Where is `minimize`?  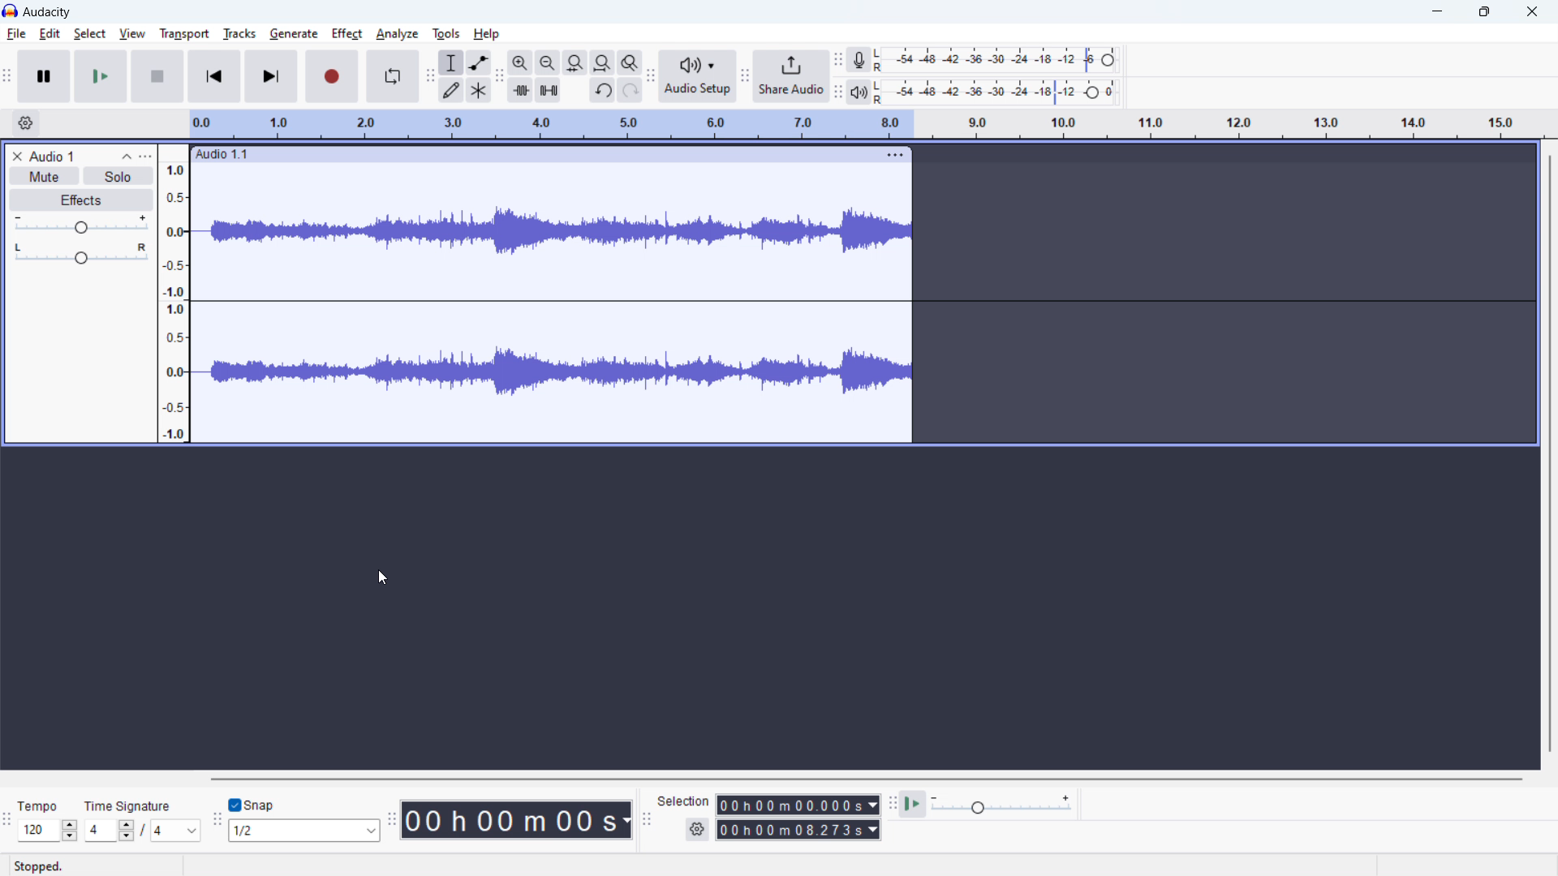
minimize is located at coordinates (1435, 11).